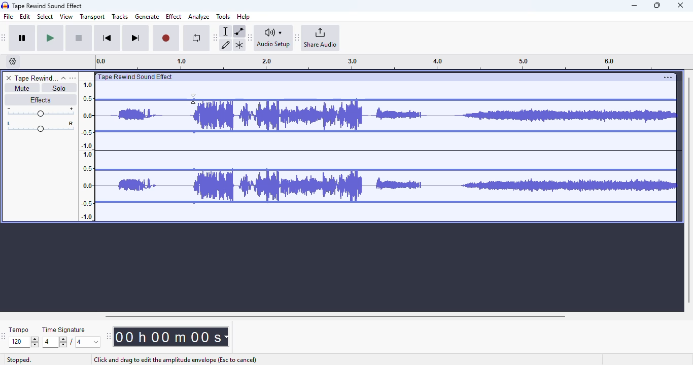  What do you see at coordinates (227, 31) in the screenshot?
I see `selection tool` at bounding box center [227, 31].